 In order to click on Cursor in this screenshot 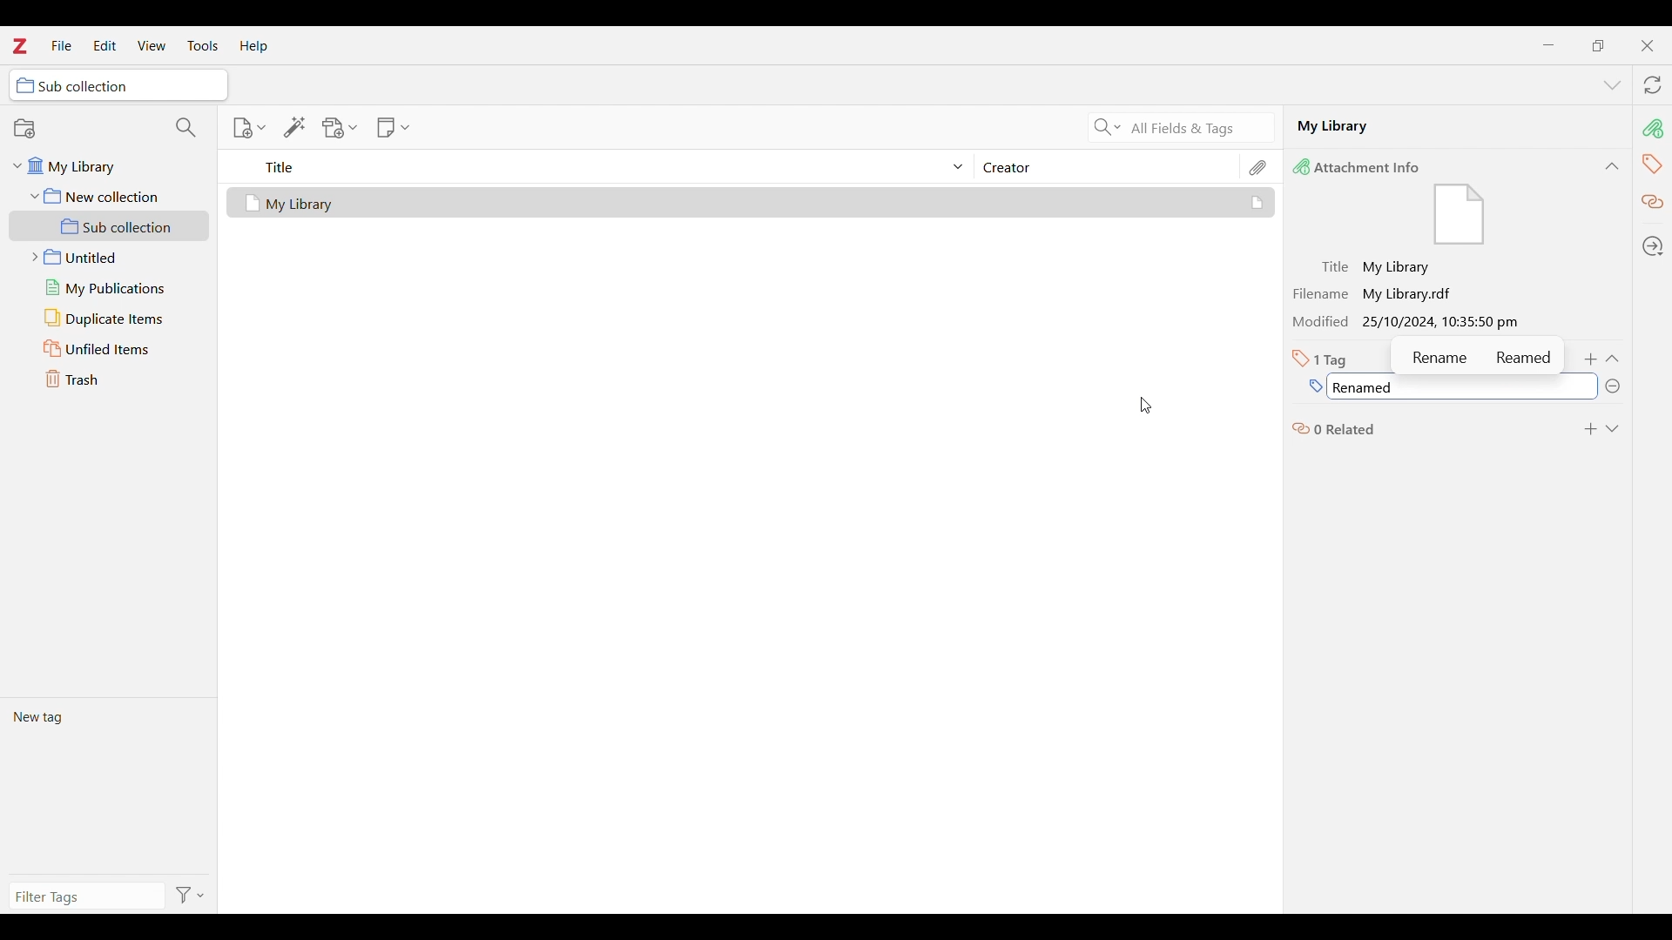, I will do `click(1145, 405)`.